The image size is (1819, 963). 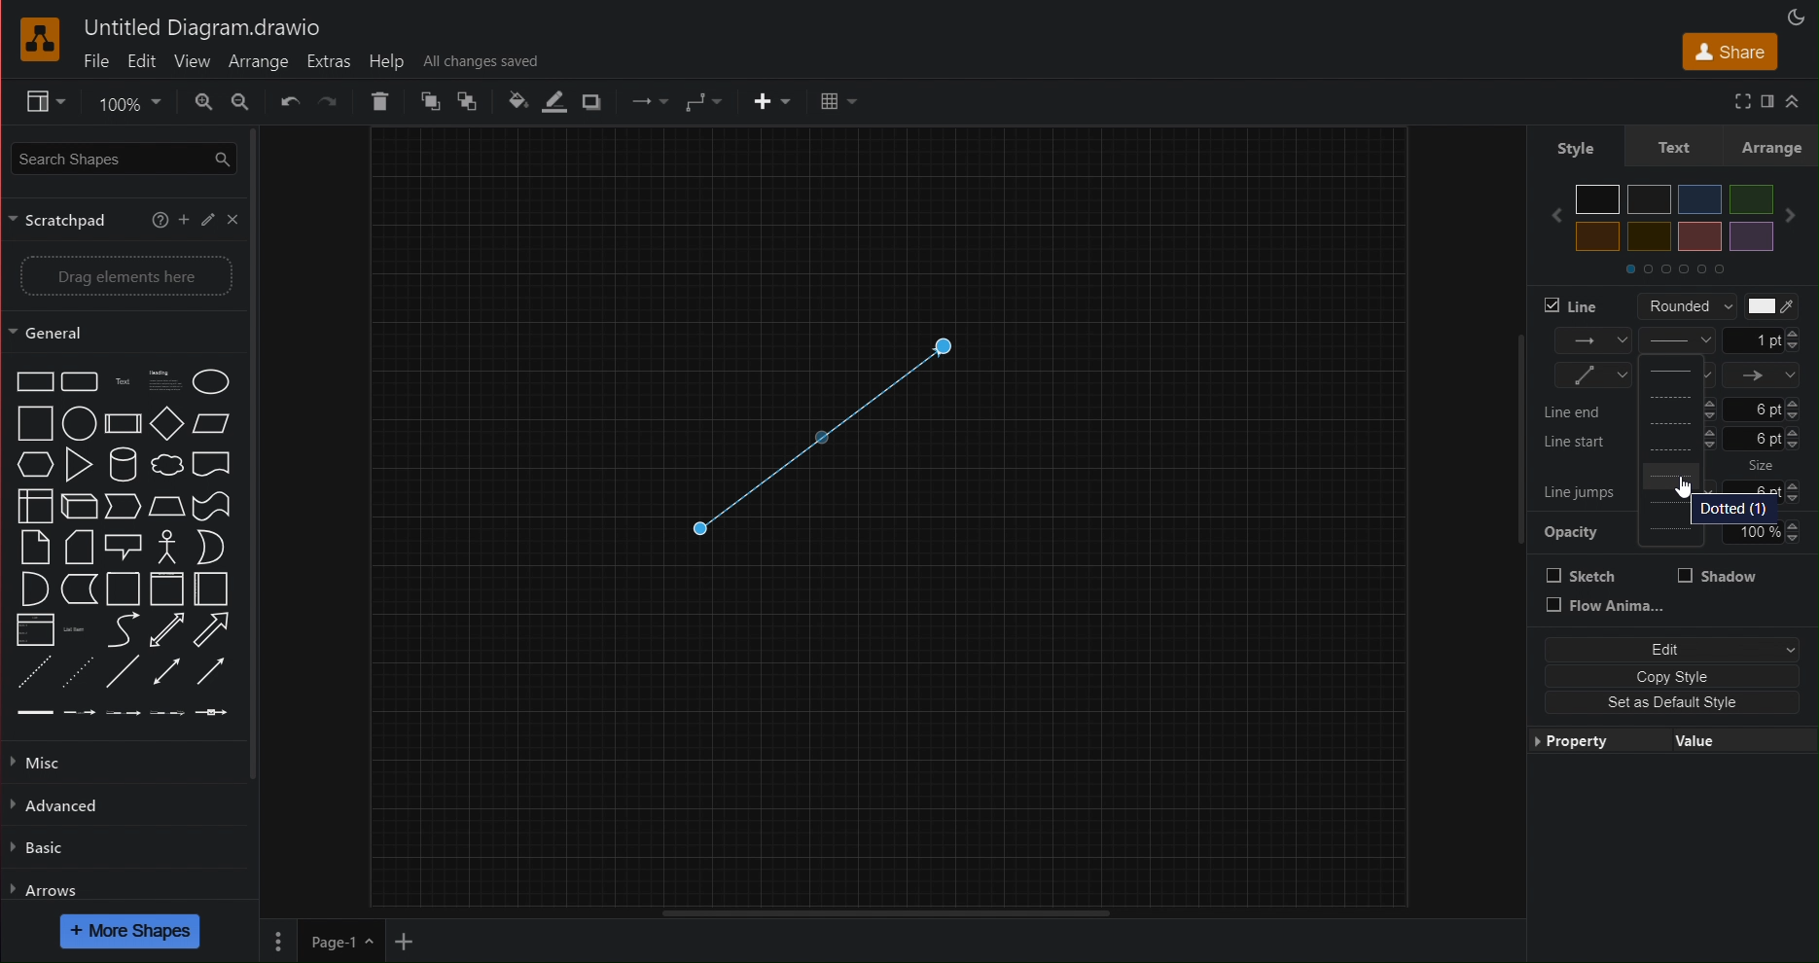 What do you see at coordinates (1726, 51) in the screenshot?
I see `Share` at bounding box center [1726, 51].